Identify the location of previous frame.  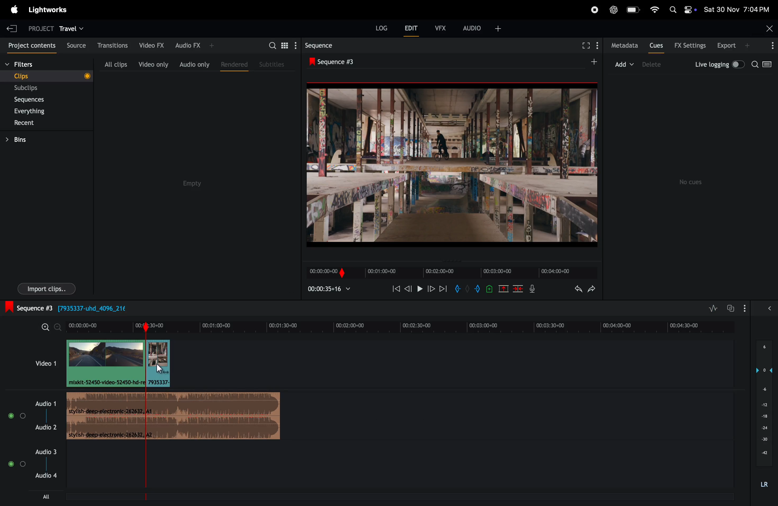
(395, 289).